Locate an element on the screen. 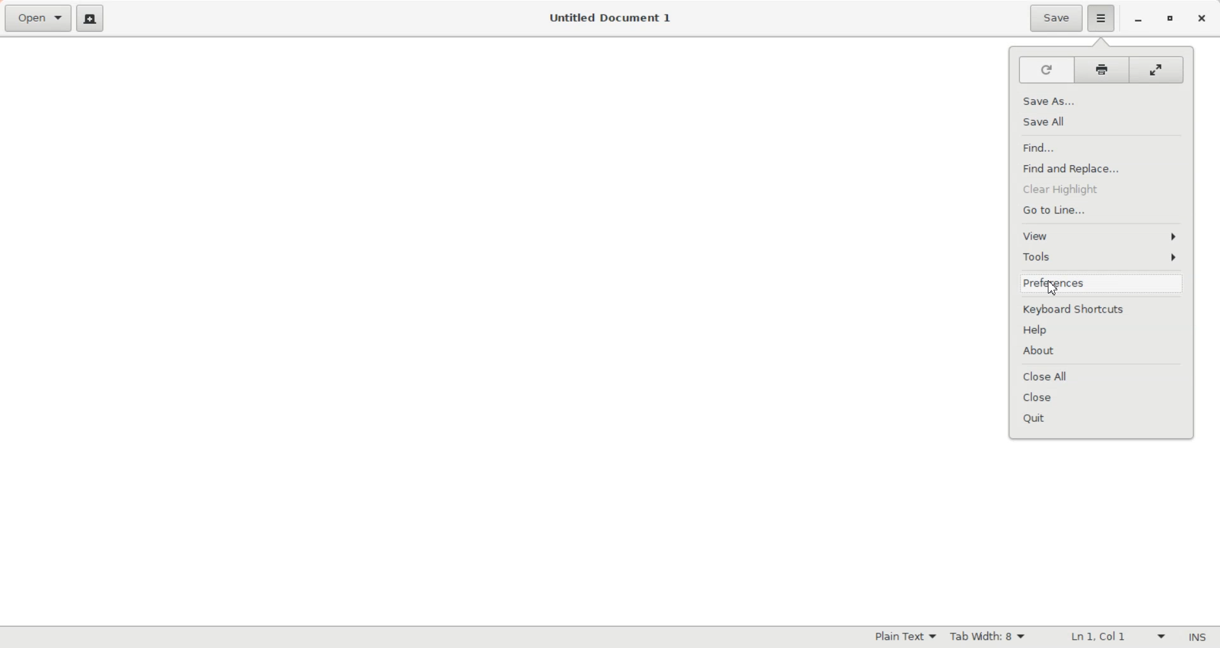 Image resolution: width=1220 pixels, height=648 pixels. Refresh is located at coordinates (1044, 71).